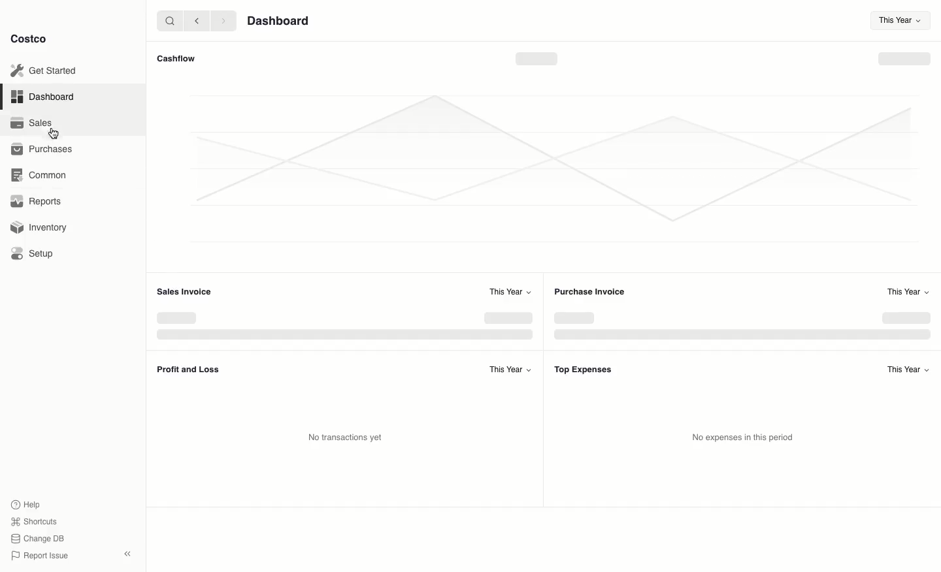 The image size is (941, 572). I want to click on “Top Expenses, so click(583, 370).